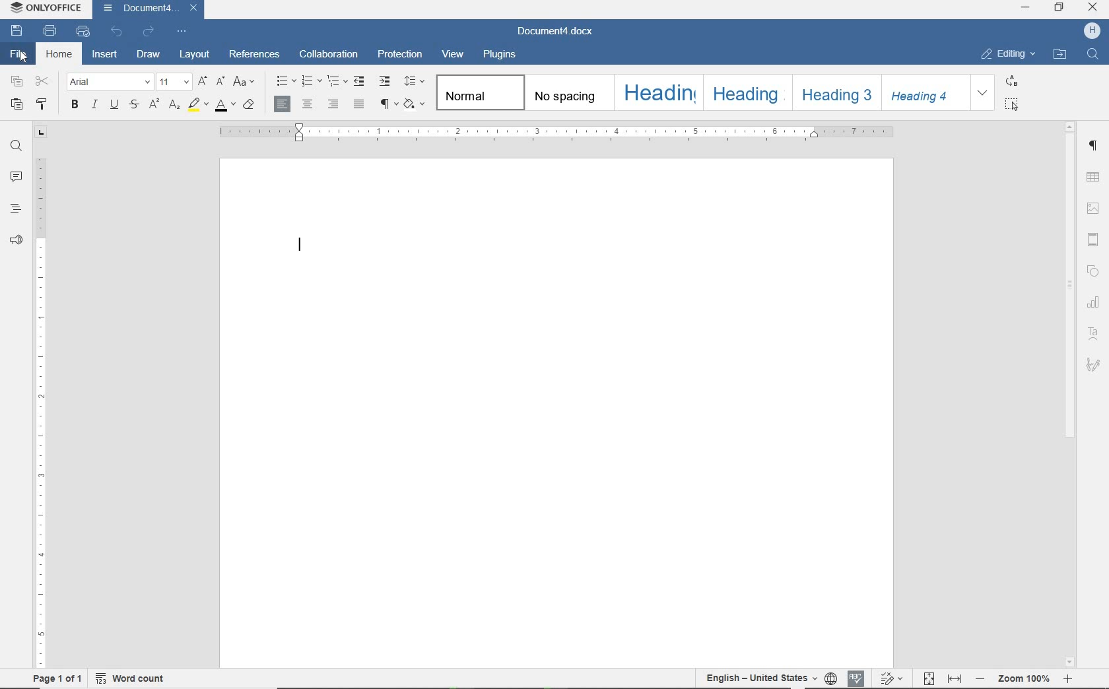 The image size is (1109, 689). What do you see at coordinates (42, 82) in the screenshot?
I see `cut` at bounding box center [42, 82].